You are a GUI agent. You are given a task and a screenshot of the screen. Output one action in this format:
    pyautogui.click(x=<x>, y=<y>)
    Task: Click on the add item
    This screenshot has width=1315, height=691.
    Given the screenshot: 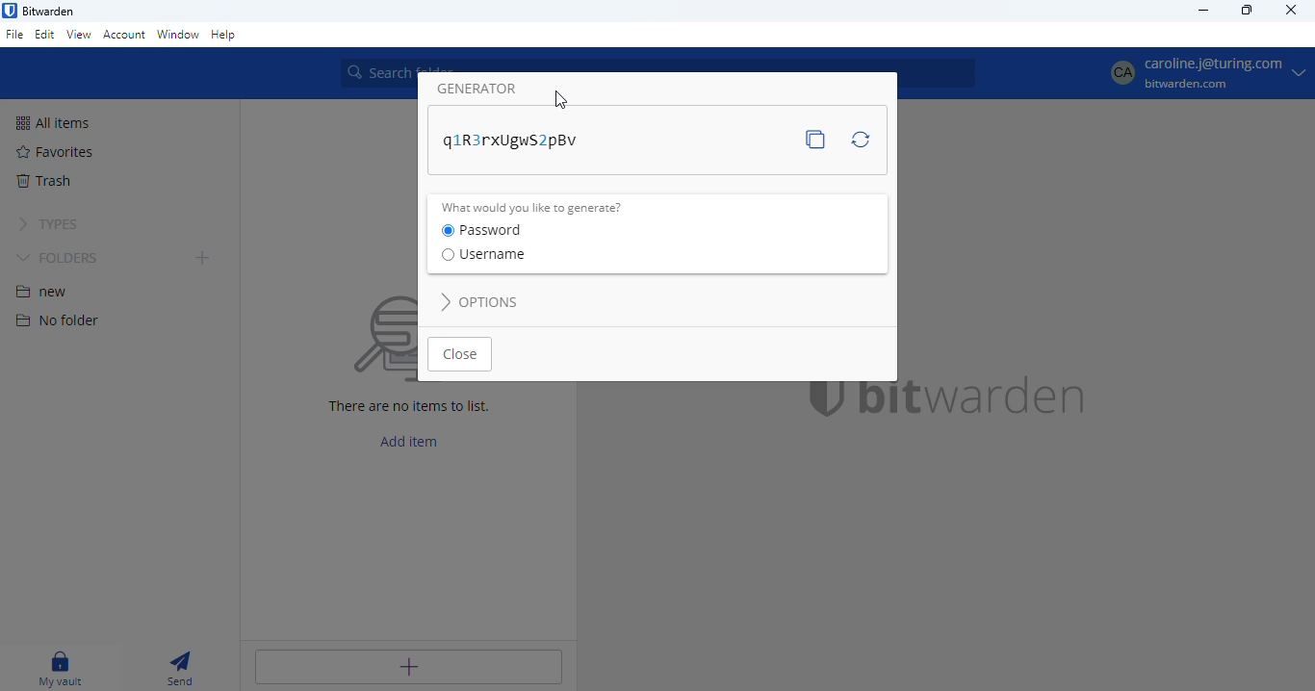 What is the action you would take?
    pyautogui.click(x=407, y=667)
    